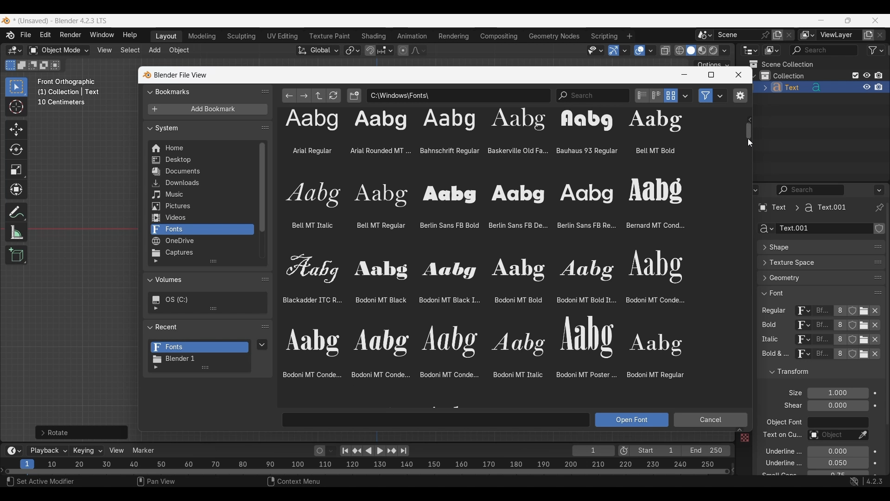 Image resolution: width=890 pixels, height=501 pixels. What do you see at coordinates (879, 208) in the screenshot?
I see `Toggle pin ID` at bounding box center [879, 208].